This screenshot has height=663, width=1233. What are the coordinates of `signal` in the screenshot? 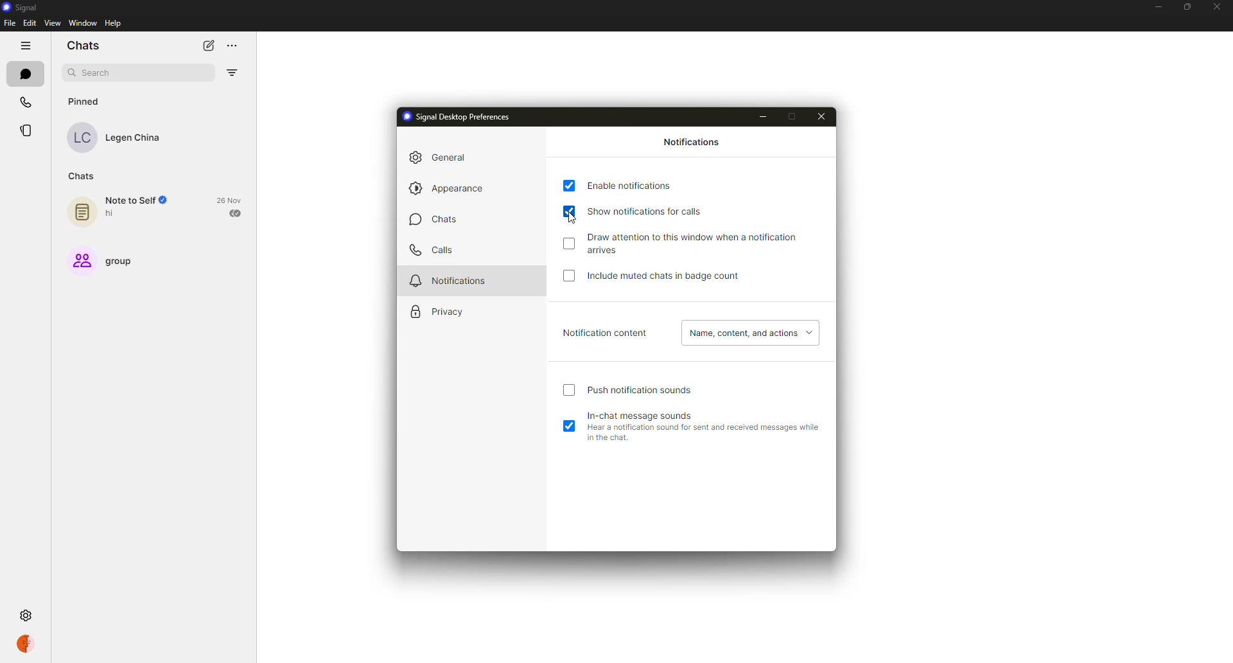 It's located at (26, 7).